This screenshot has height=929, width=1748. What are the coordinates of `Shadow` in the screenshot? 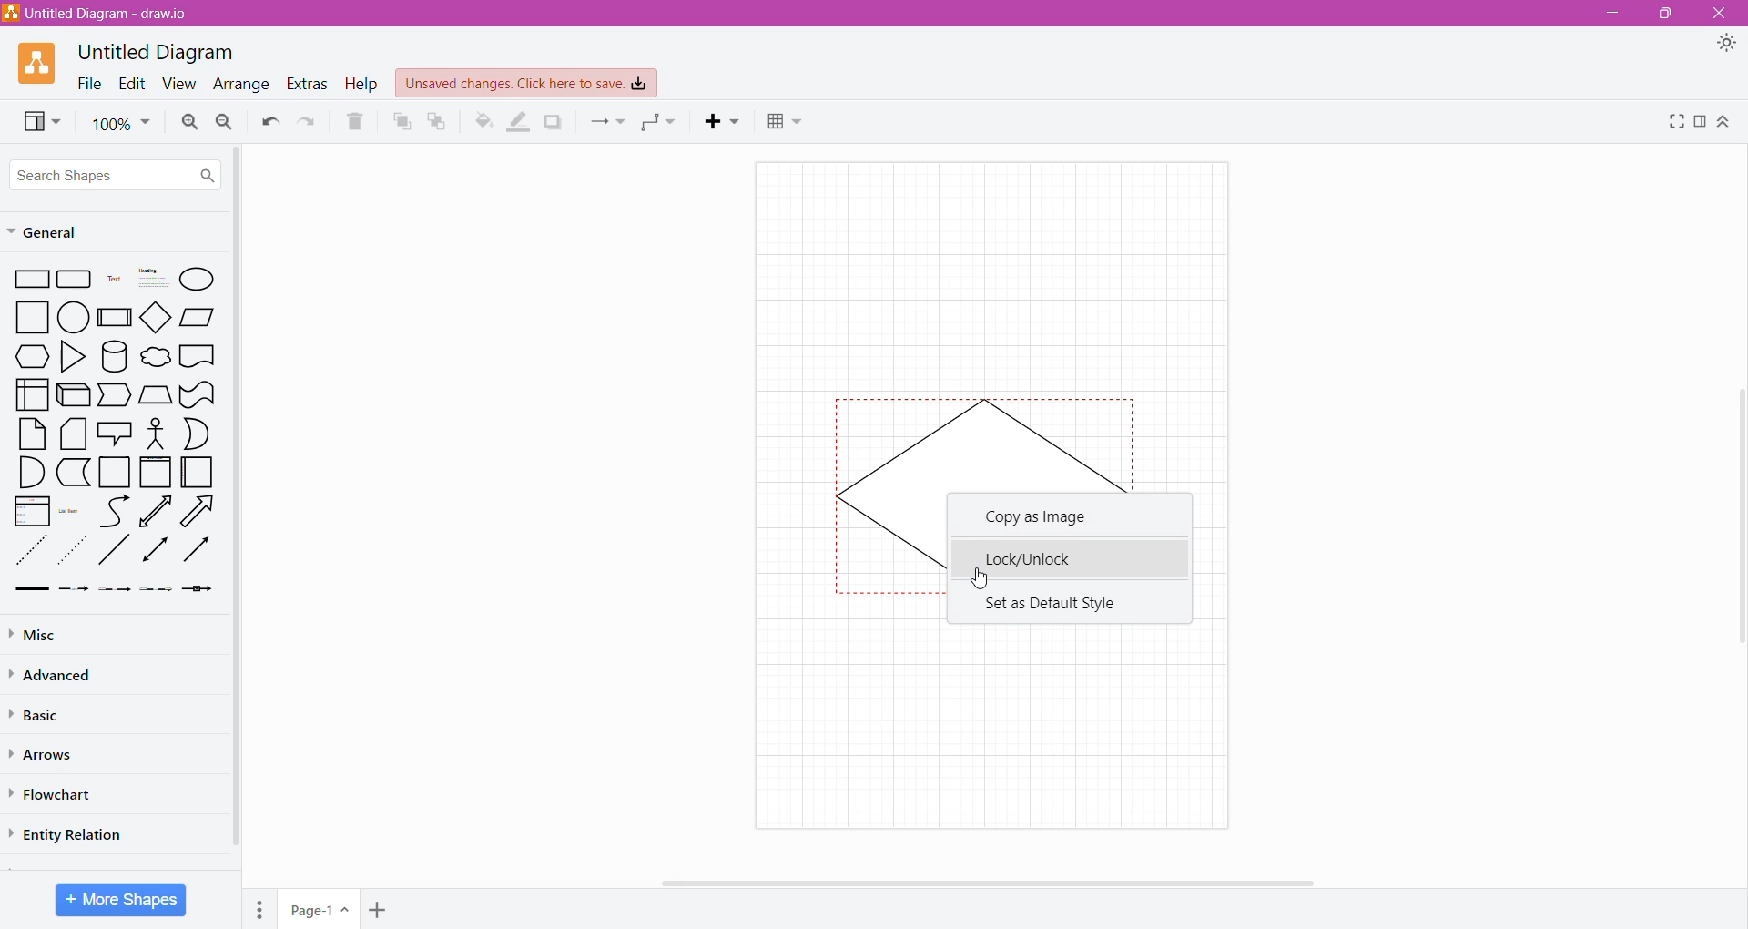 It's located at (554, 121).